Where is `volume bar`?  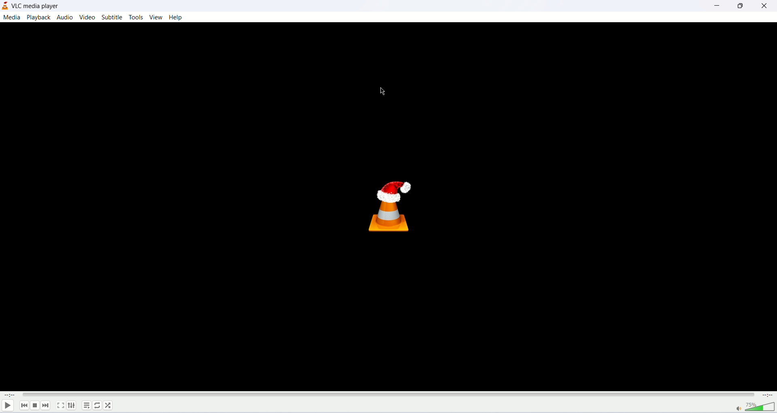 volume bar is located at coordinates (753, 407).